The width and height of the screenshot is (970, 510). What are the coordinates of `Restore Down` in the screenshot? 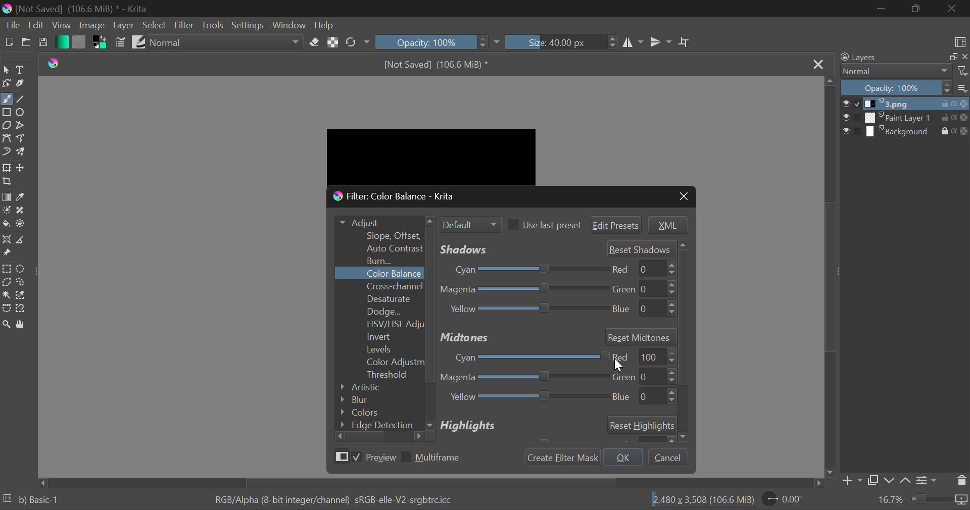 It's located at (882, 9).